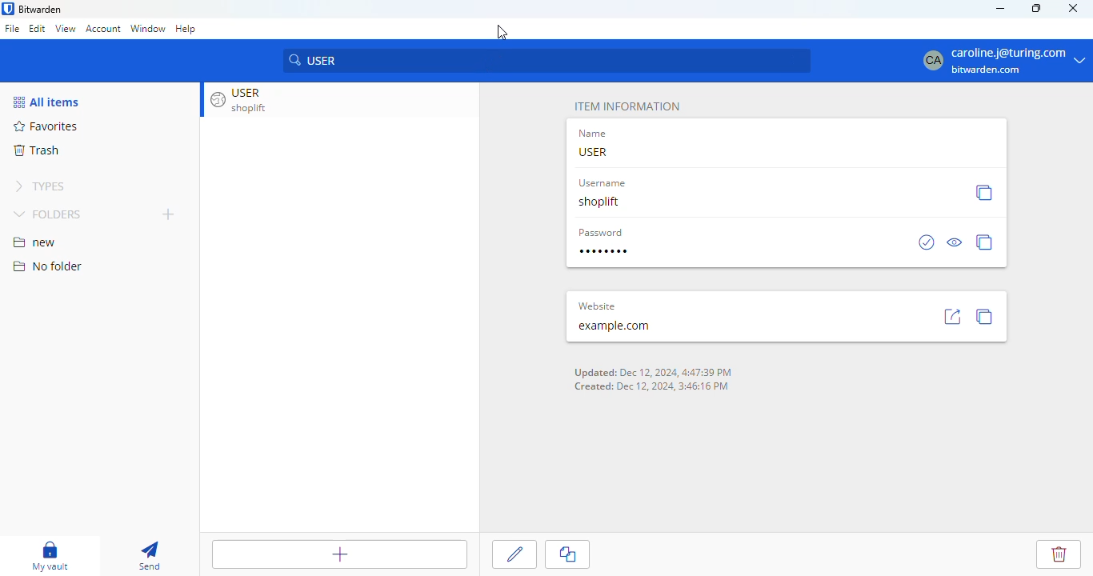  Describe the element at coordinates (503, 32) in the screenshot. I see `Cursor` at that location.